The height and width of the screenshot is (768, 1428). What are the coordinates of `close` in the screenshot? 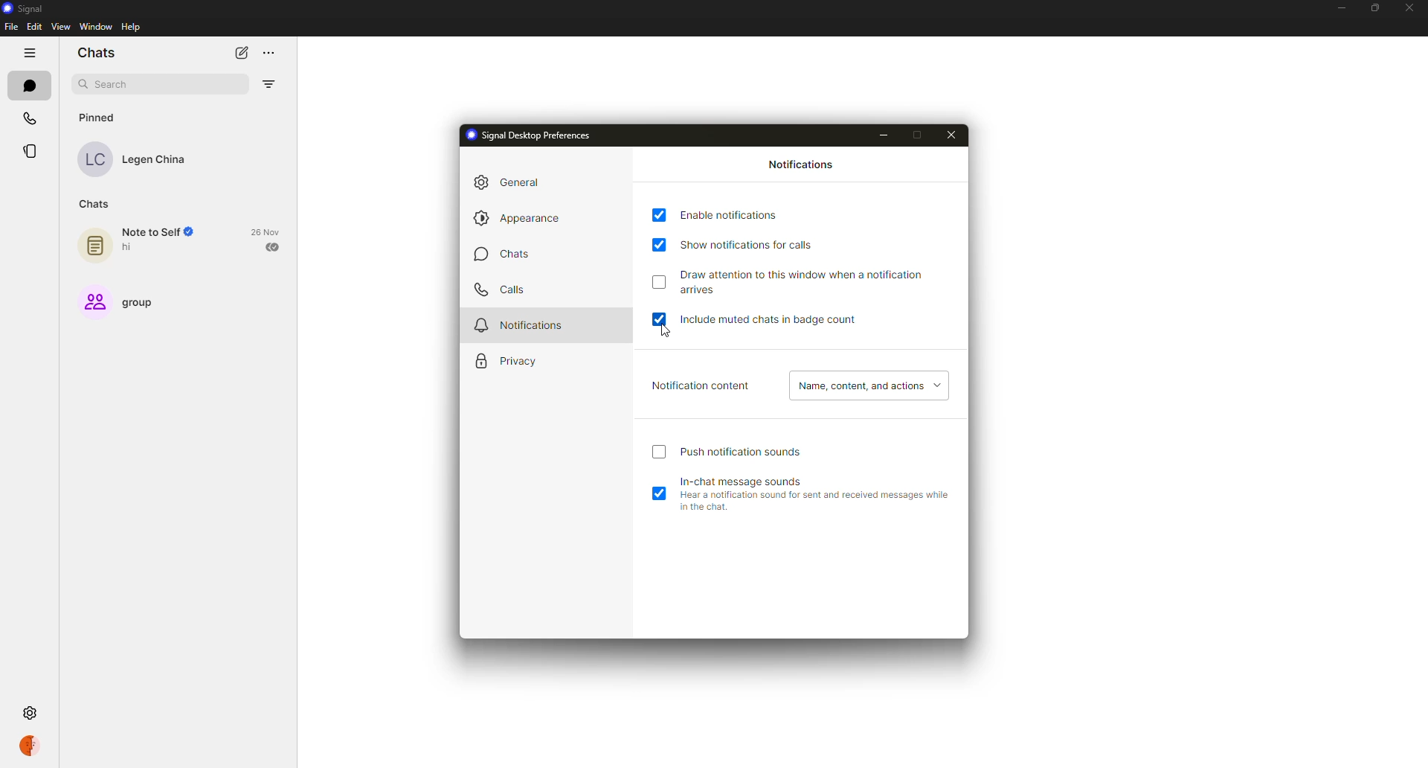 It's located at (953, 133).